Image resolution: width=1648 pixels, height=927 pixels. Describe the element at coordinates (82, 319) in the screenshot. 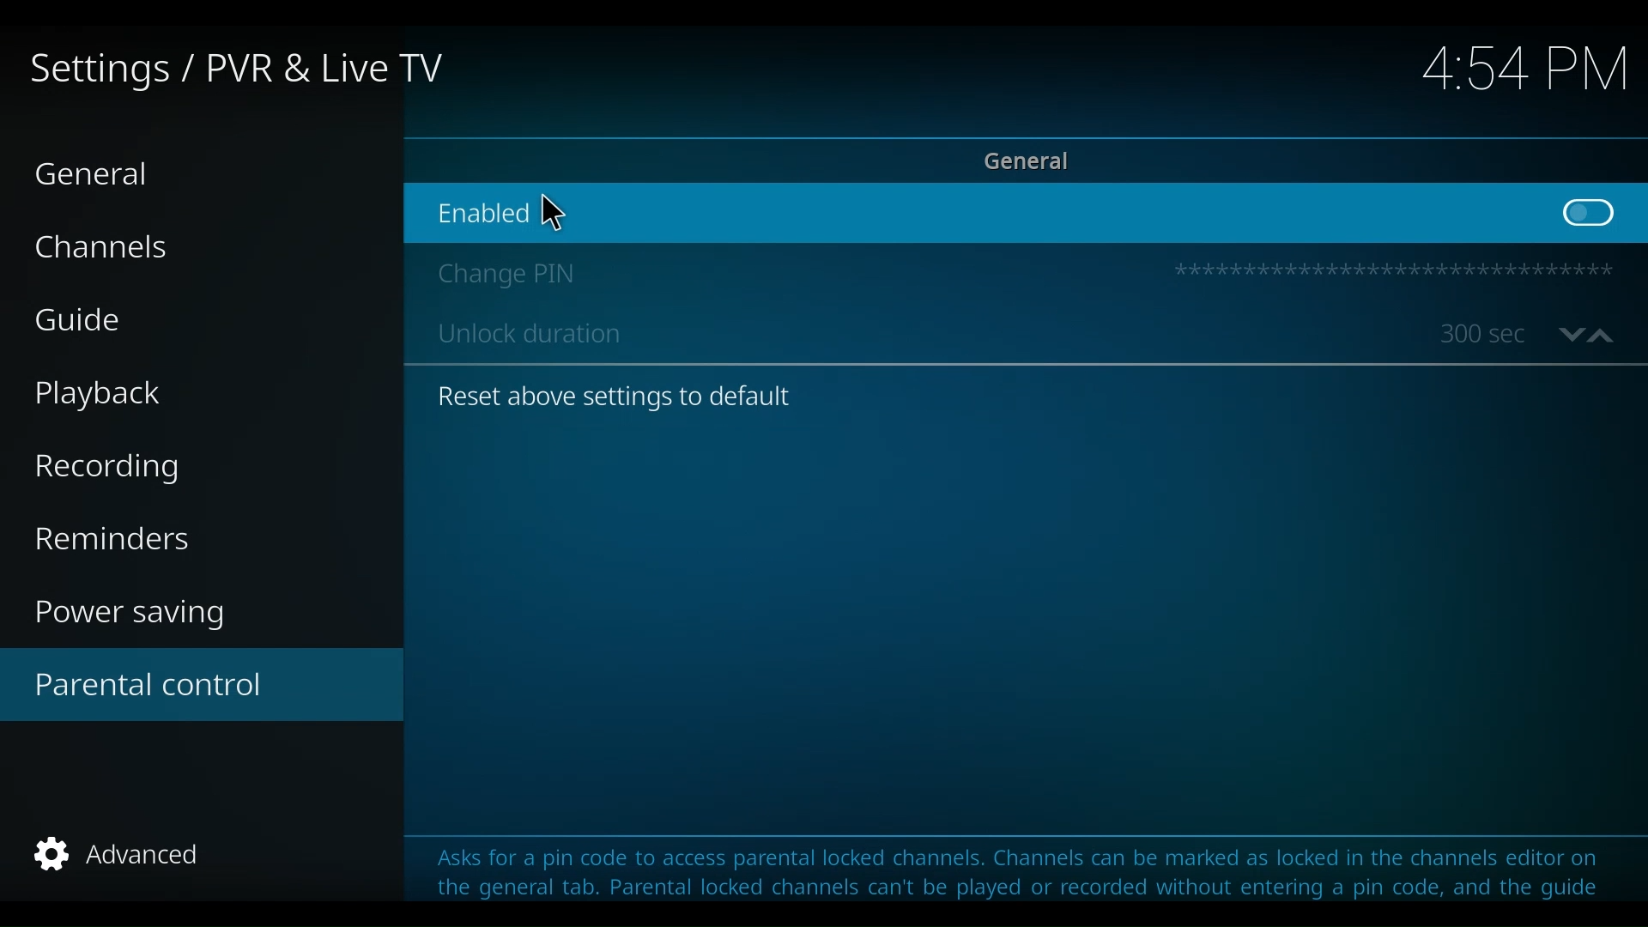

I see `Guide` at that location.